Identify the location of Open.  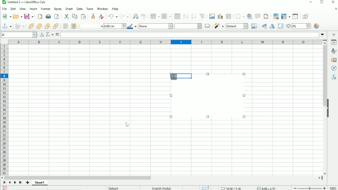
(17, 16).